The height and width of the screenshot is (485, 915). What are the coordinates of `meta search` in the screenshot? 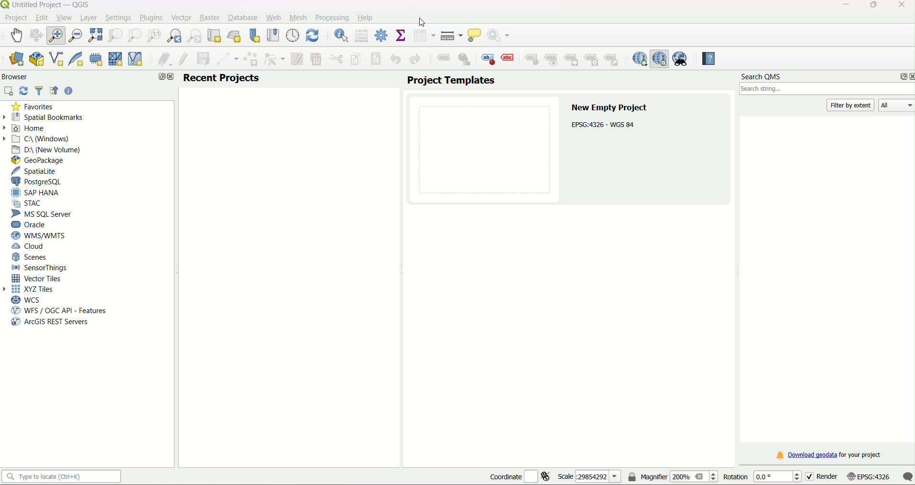 It's located at (681, 59).